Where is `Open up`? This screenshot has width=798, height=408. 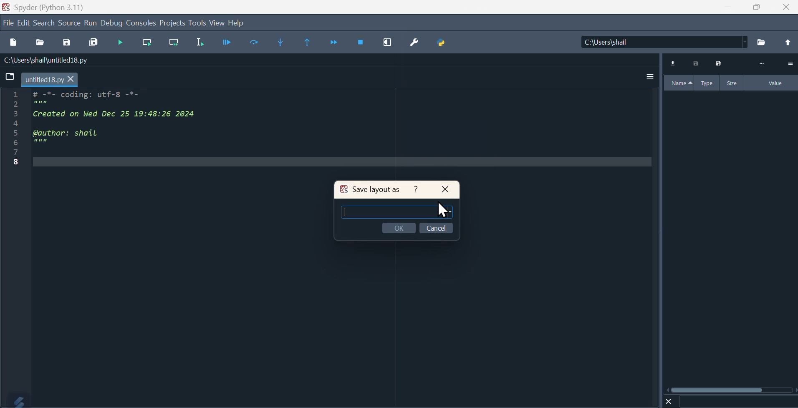
Open up is located at coordinates (787, 43).